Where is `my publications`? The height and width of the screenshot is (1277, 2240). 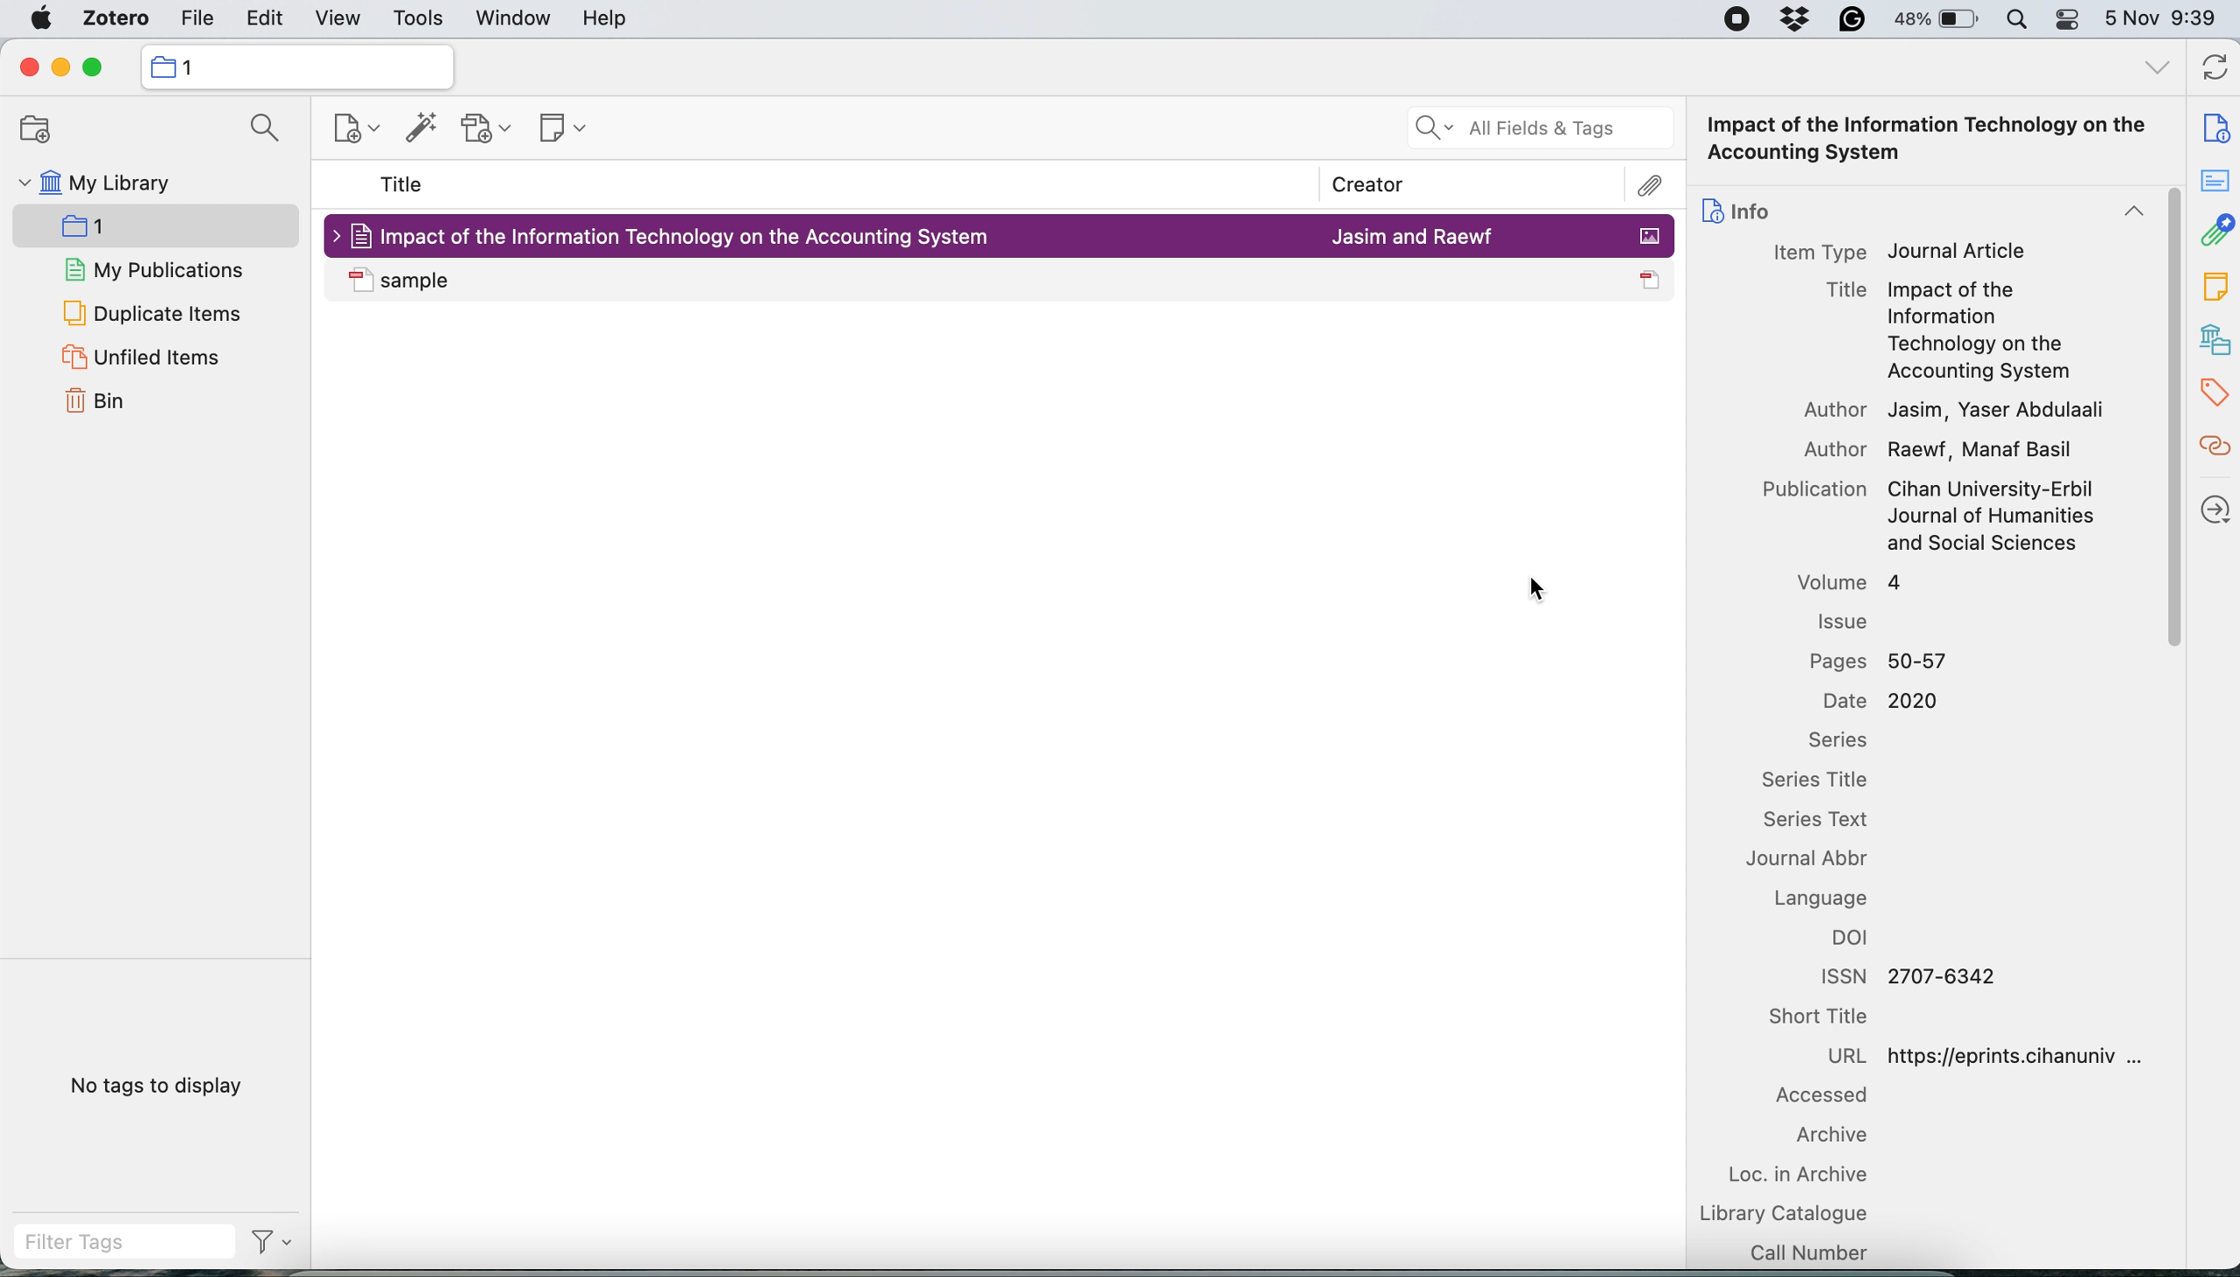
my publications is located at coordinates (161, 270).